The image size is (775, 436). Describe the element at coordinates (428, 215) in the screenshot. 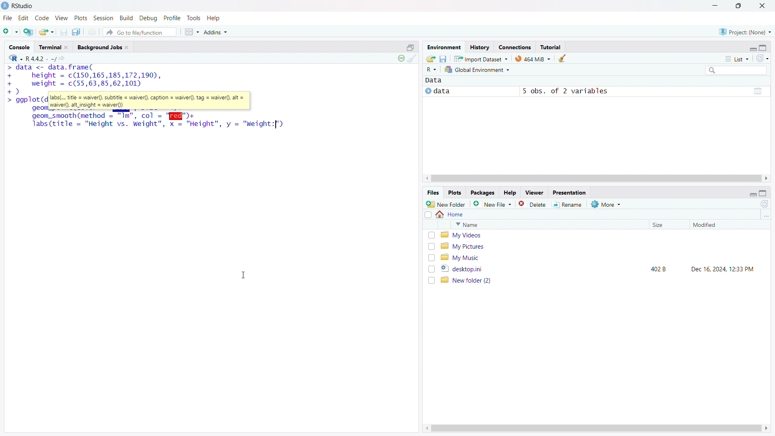

I see `select entry` at that location.